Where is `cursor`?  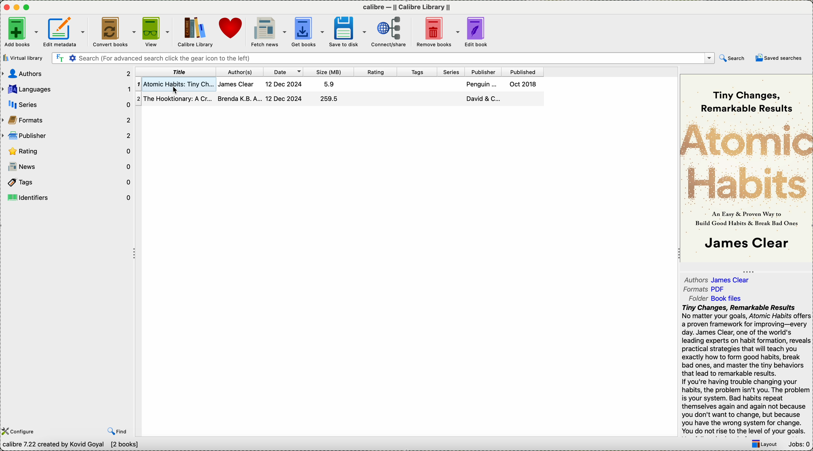 cursor is located at coordinates (172, 90).